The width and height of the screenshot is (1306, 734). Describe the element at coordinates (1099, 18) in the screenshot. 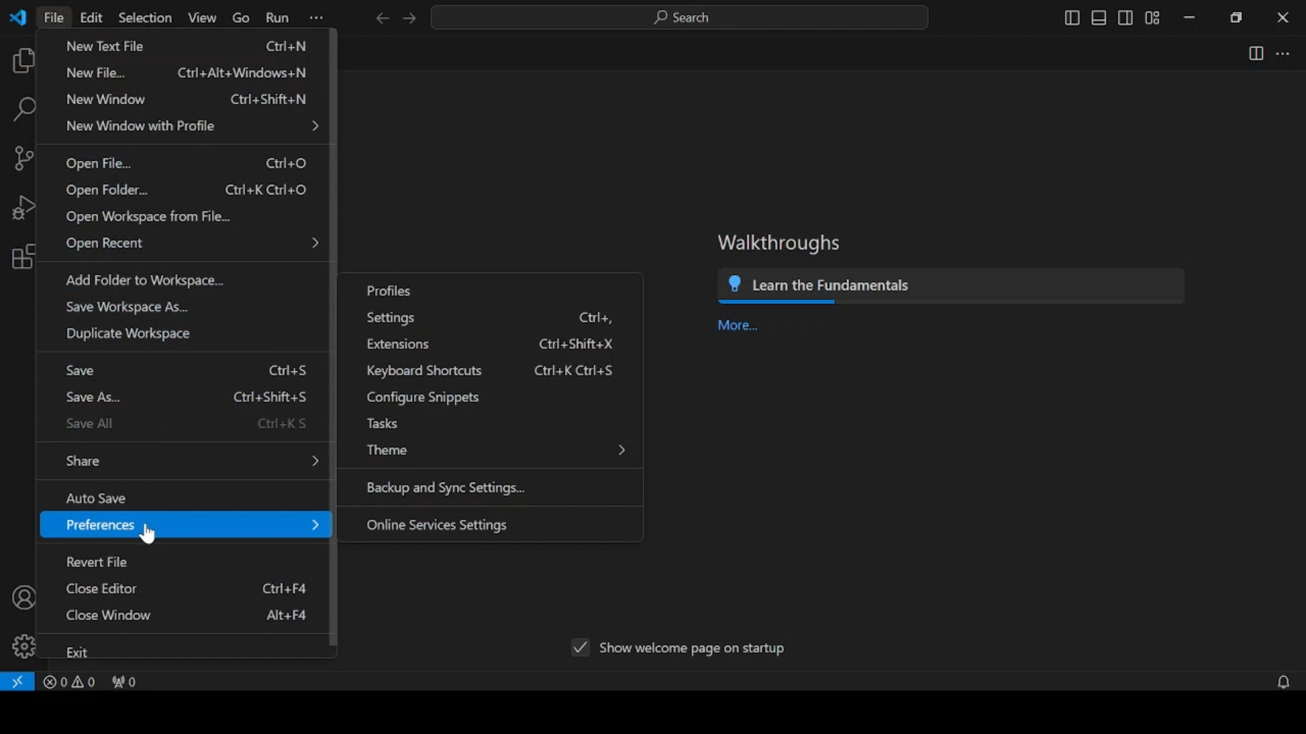

I see `toggle panel` at that location.